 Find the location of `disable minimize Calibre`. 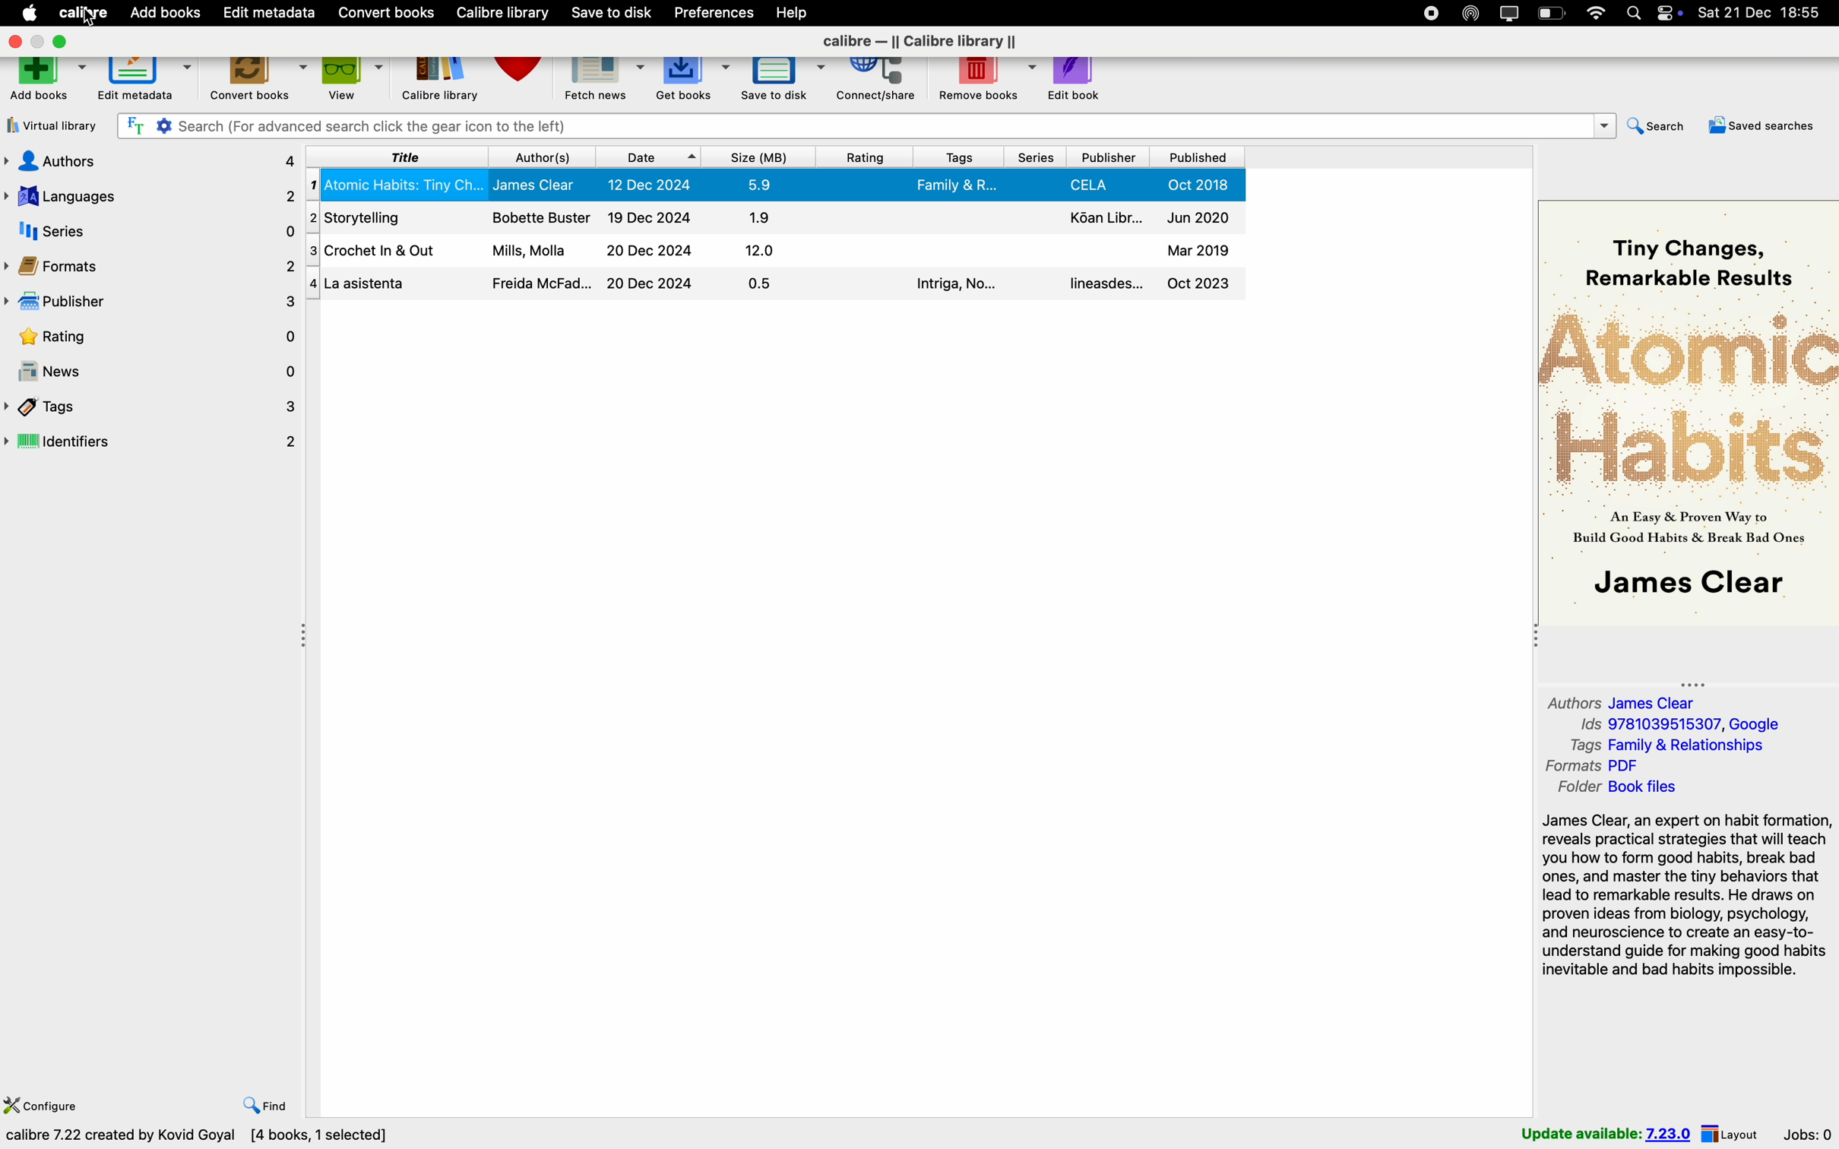

disable minimize Calibre is located at coordinates (37, 42).